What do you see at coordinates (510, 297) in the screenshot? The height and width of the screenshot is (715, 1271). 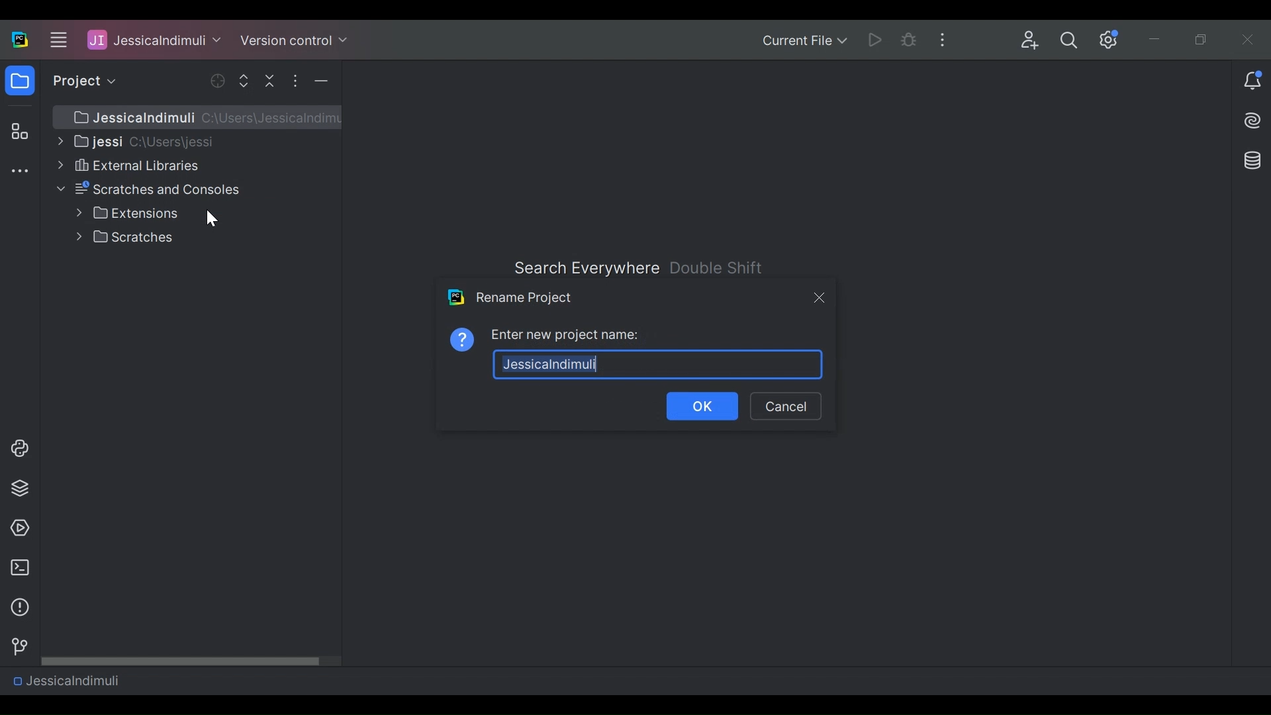 I see `Rename Project` at bounding box center [510, 297].